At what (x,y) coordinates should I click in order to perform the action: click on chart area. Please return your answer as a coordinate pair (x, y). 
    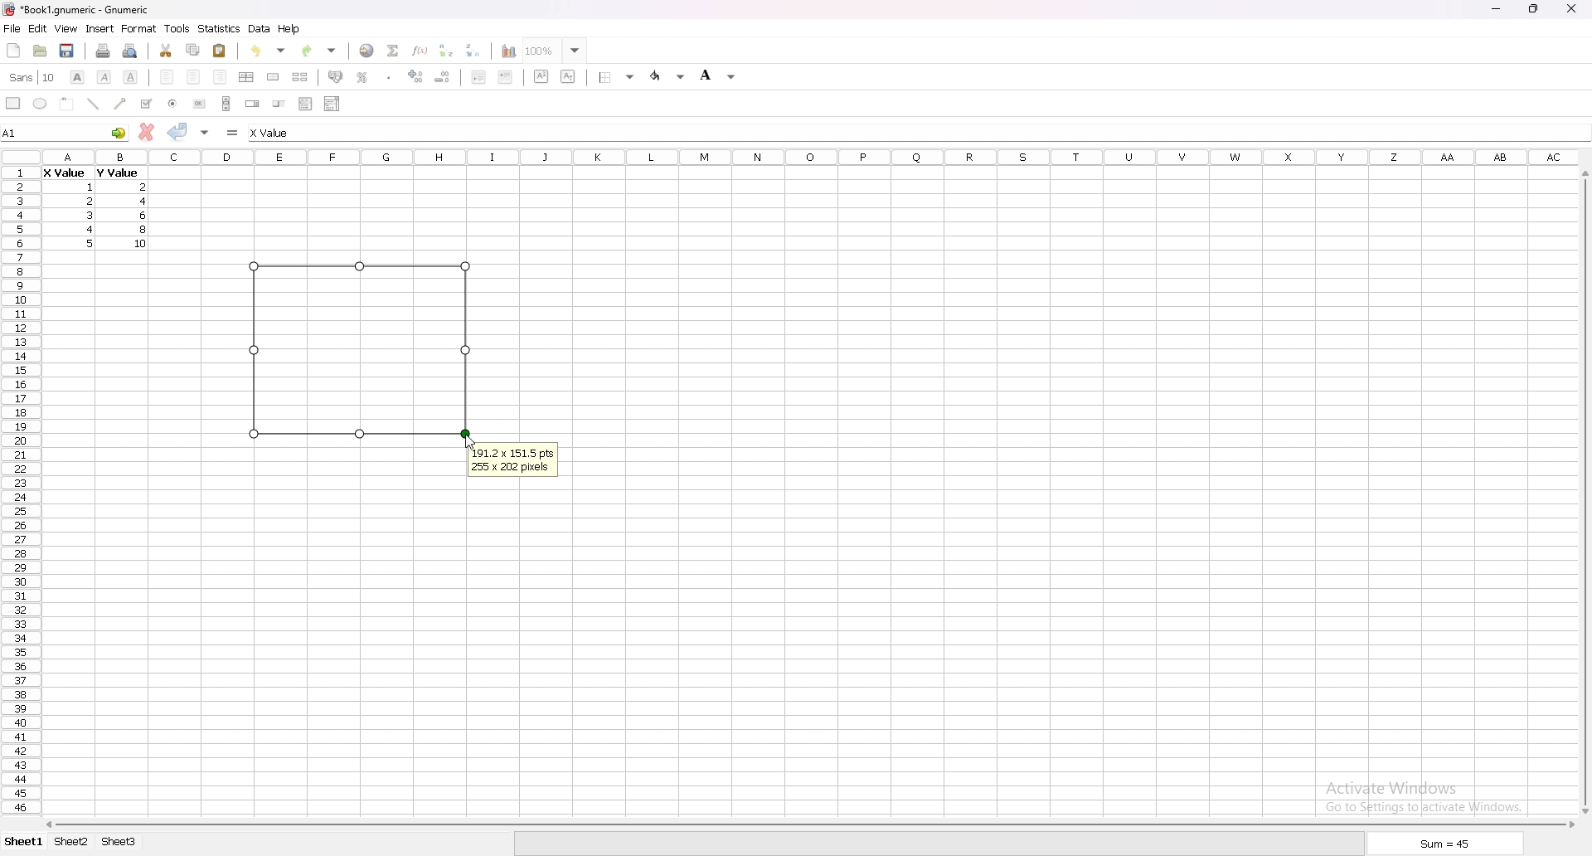
    Looking at the image, I should click on (360, 348).